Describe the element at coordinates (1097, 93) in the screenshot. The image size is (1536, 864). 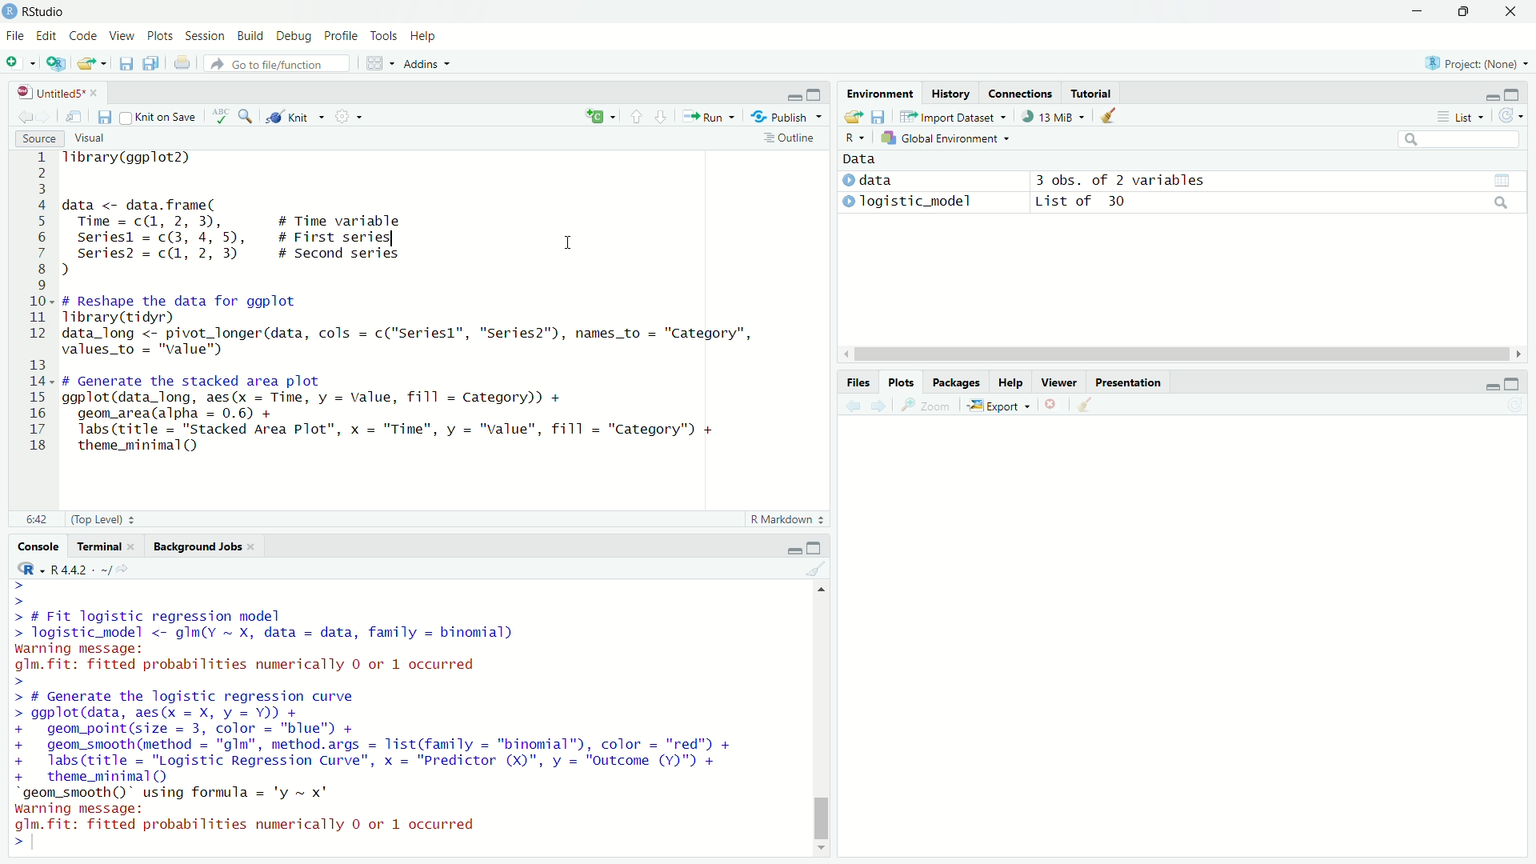
I see `Tutorial` at that location.